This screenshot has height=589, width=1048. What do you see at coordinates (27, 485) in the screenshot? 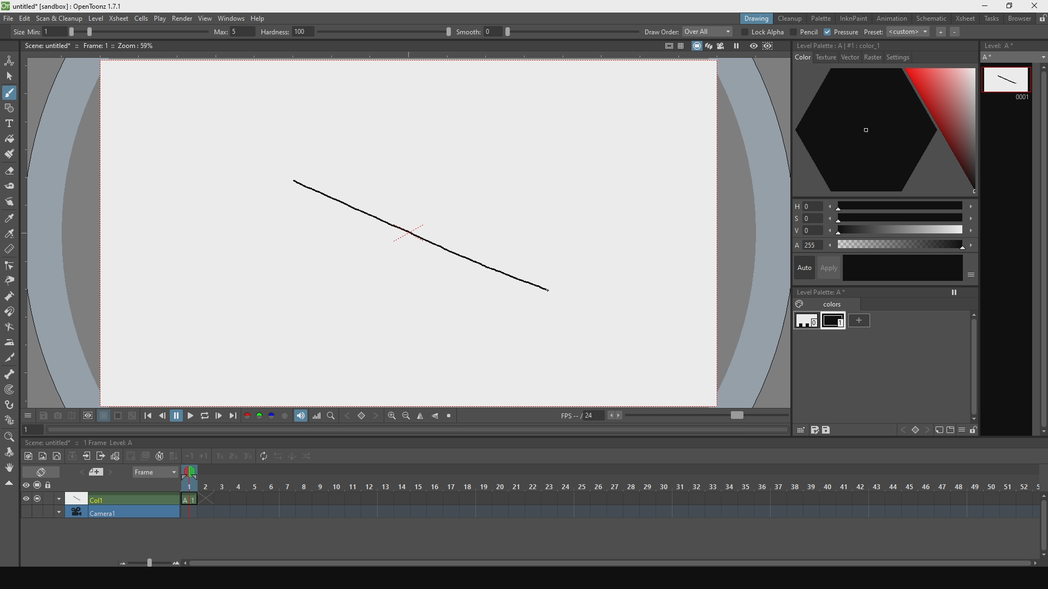
I see `preview` at bounding box center [27, 485].